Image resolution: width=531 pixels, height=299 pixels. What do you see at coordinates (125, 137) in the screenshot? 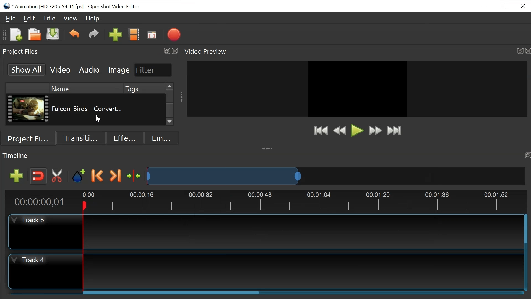
I see `Effects` at bounding box center [125, 137].